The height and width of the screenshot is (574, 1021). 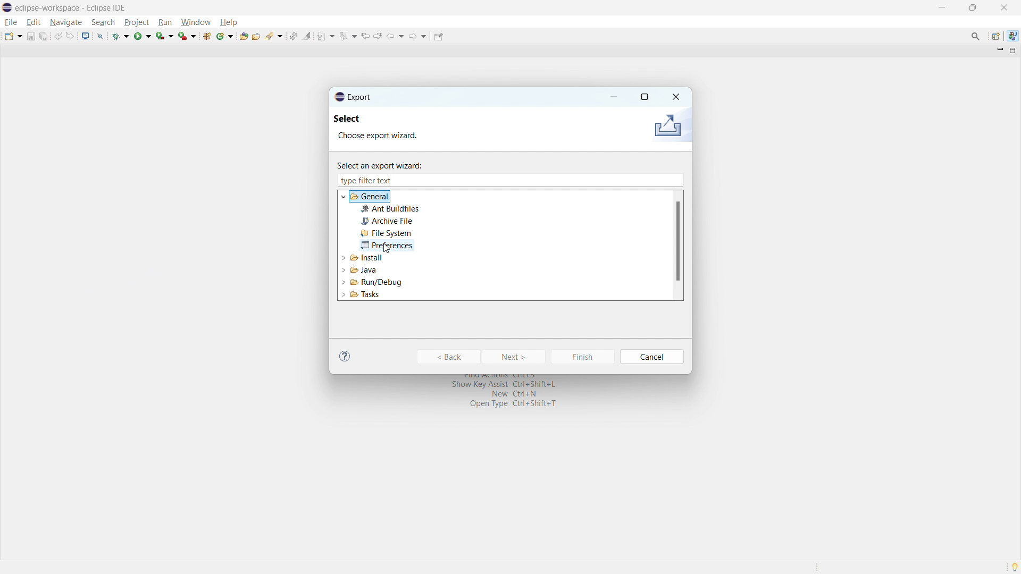 I want to click on next annotation, so click(x=326, y=36).